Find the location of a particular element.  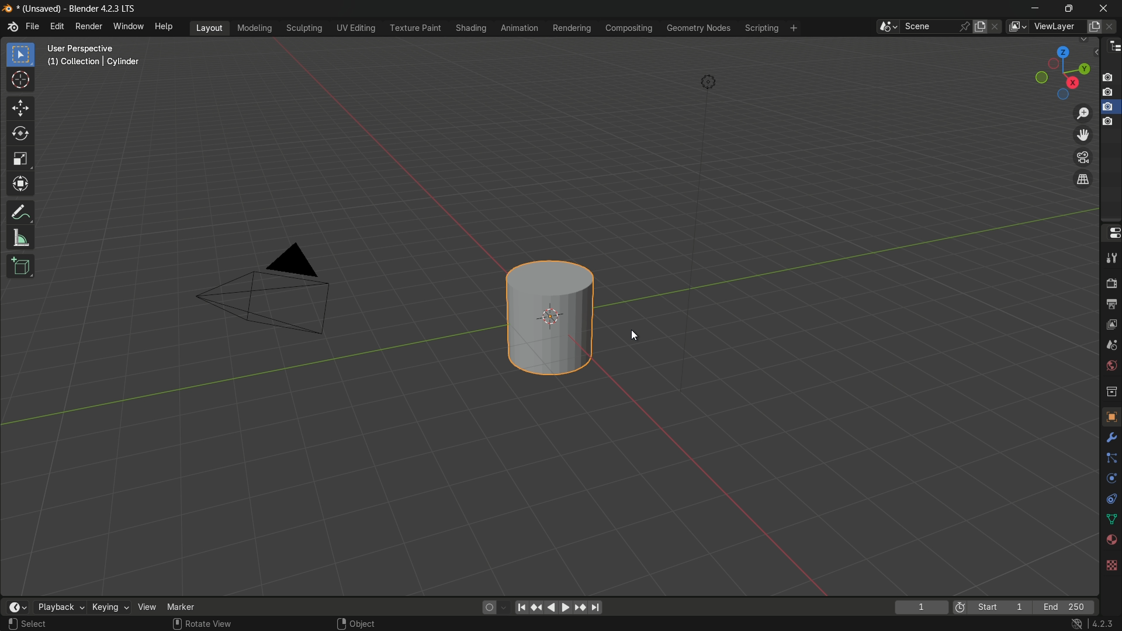

browse scenes is located at coordinates (886, 27).